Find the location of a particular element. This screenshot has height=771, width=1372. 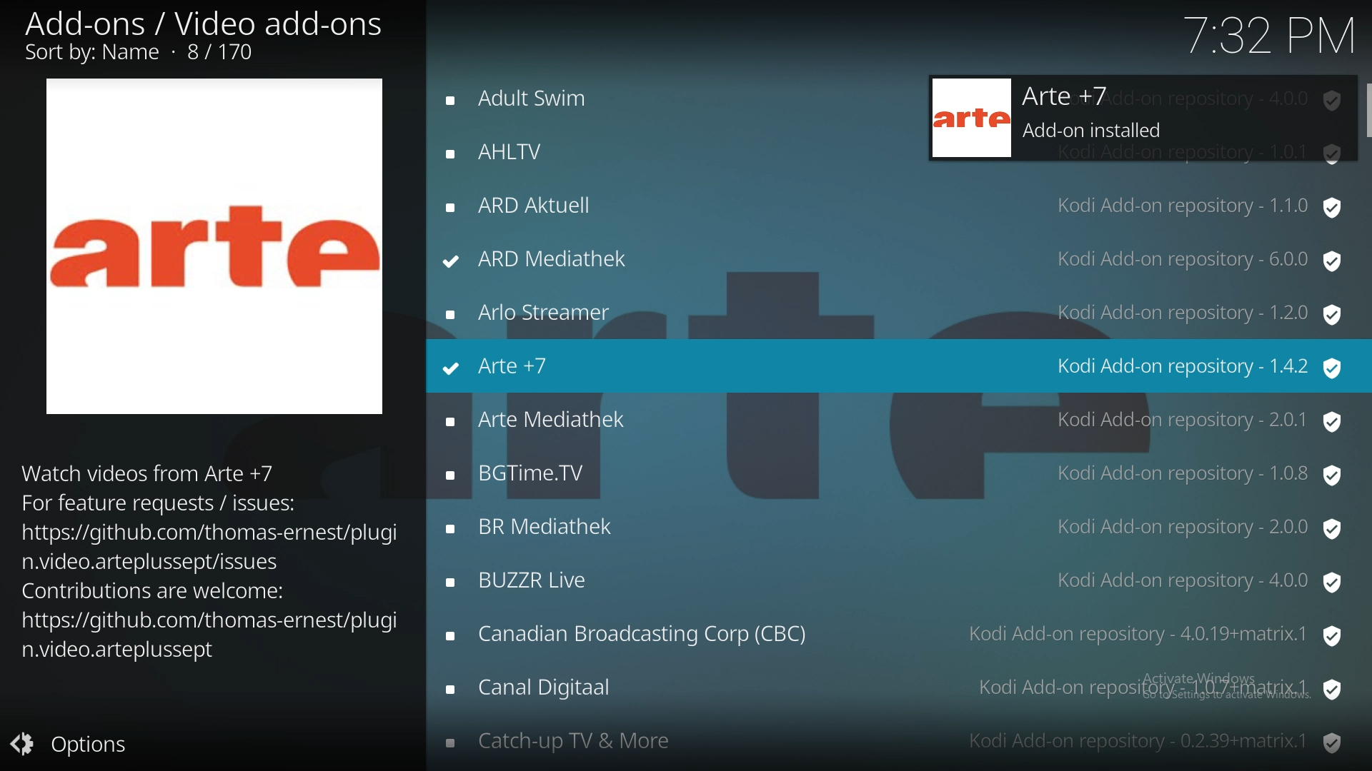

add on is located at coordinates (893, 258).